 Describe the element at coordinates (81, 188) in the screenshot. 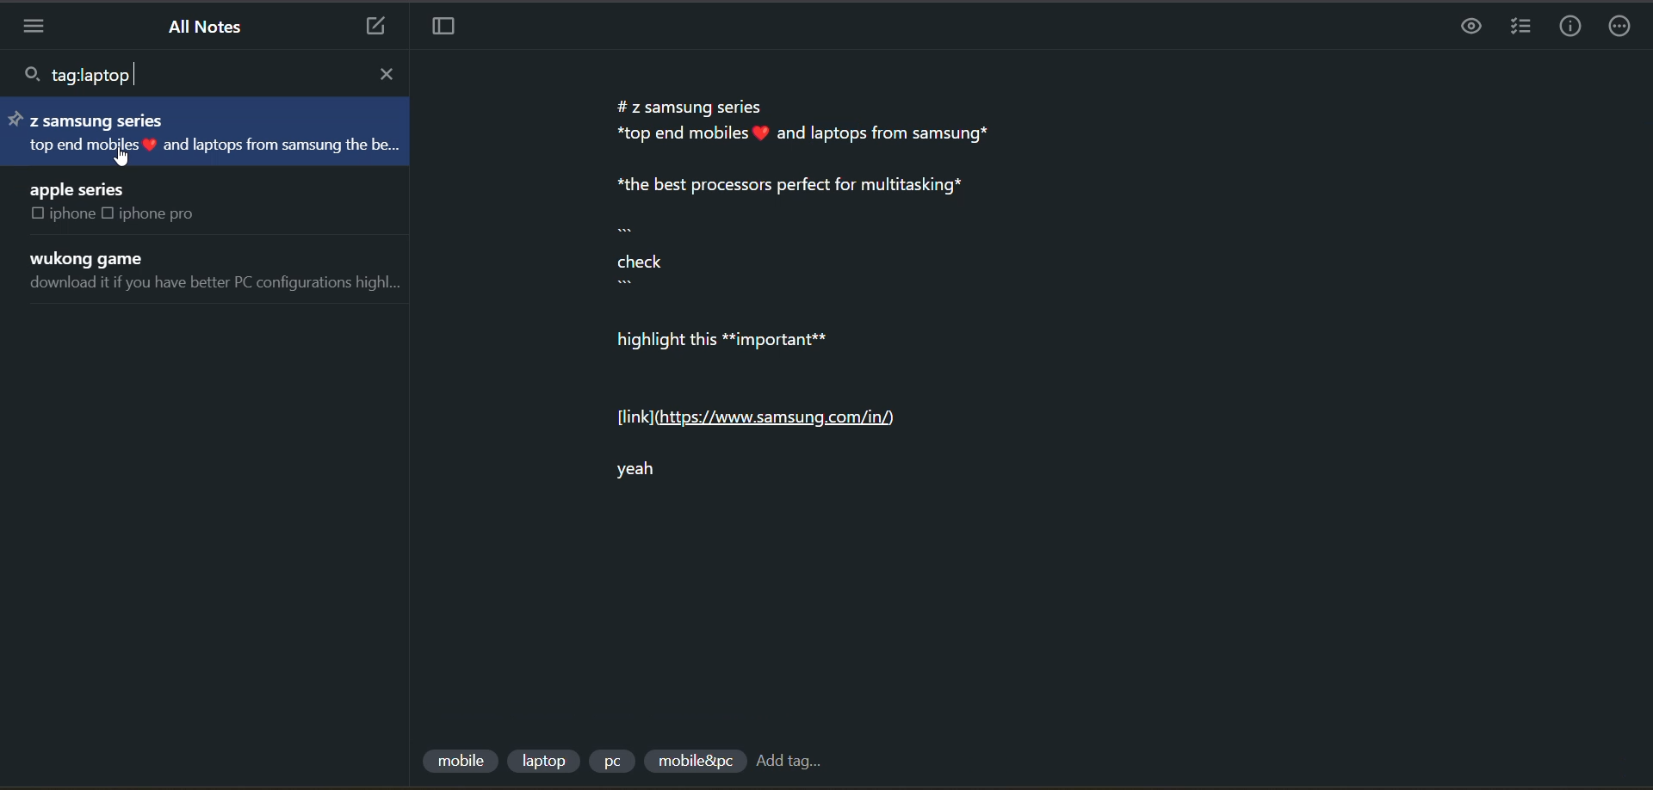

I see `apple series` at that location.